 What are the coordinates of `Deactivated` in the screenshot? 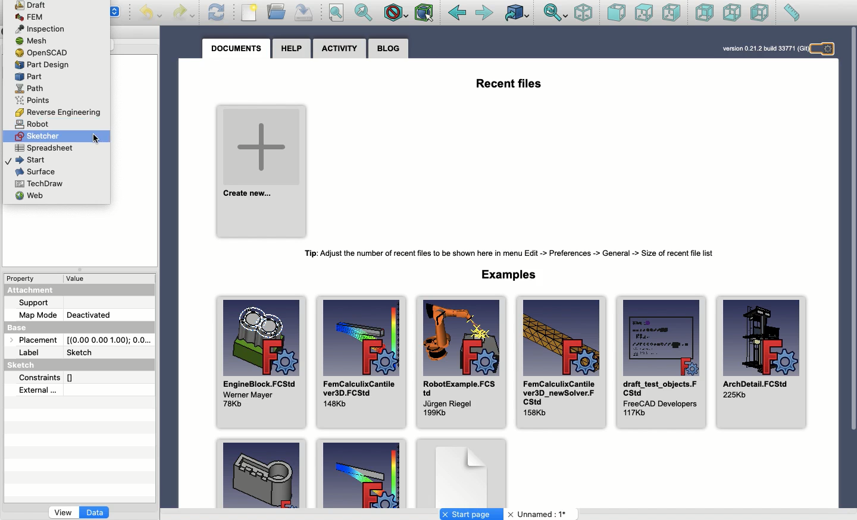 It's located at (90, 315).